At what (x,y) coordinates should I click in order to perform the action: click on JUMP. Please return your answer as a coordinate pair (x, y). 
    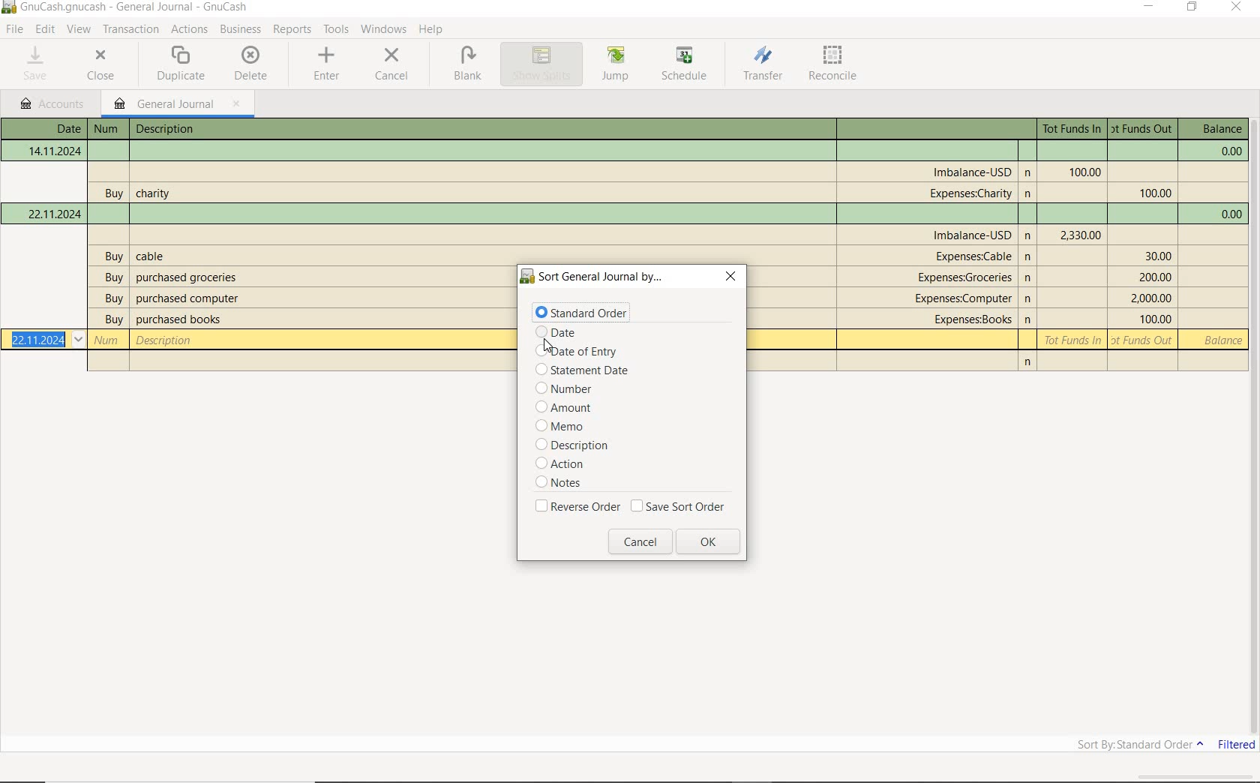
    Looking at the image, I should click on (616, 63).